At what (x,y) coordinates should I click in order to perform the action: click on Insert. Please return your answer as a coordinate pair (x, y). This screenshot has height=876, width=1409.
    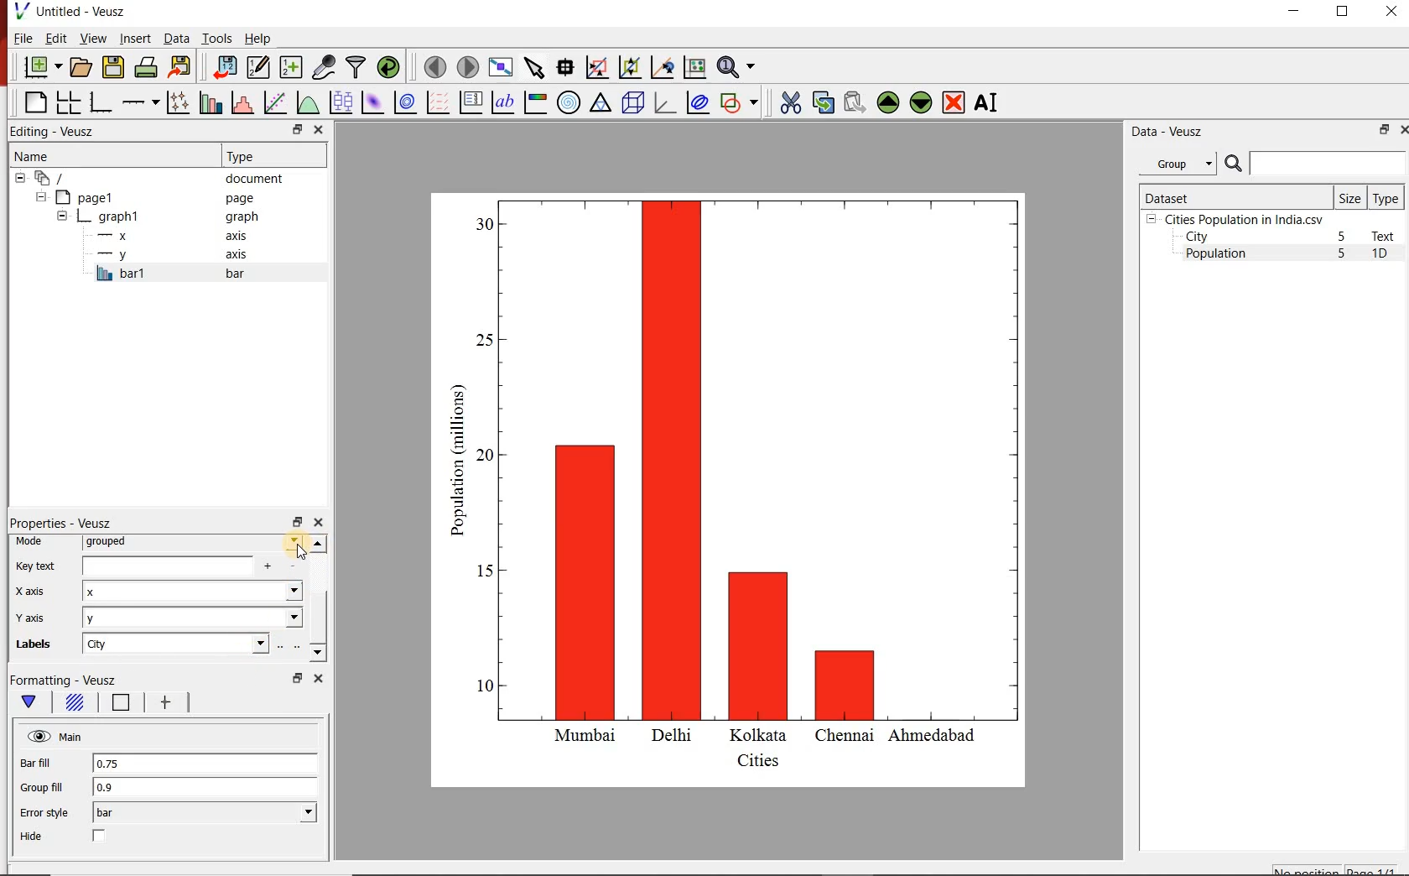
    Looking at the image, I should click on (134, 39).